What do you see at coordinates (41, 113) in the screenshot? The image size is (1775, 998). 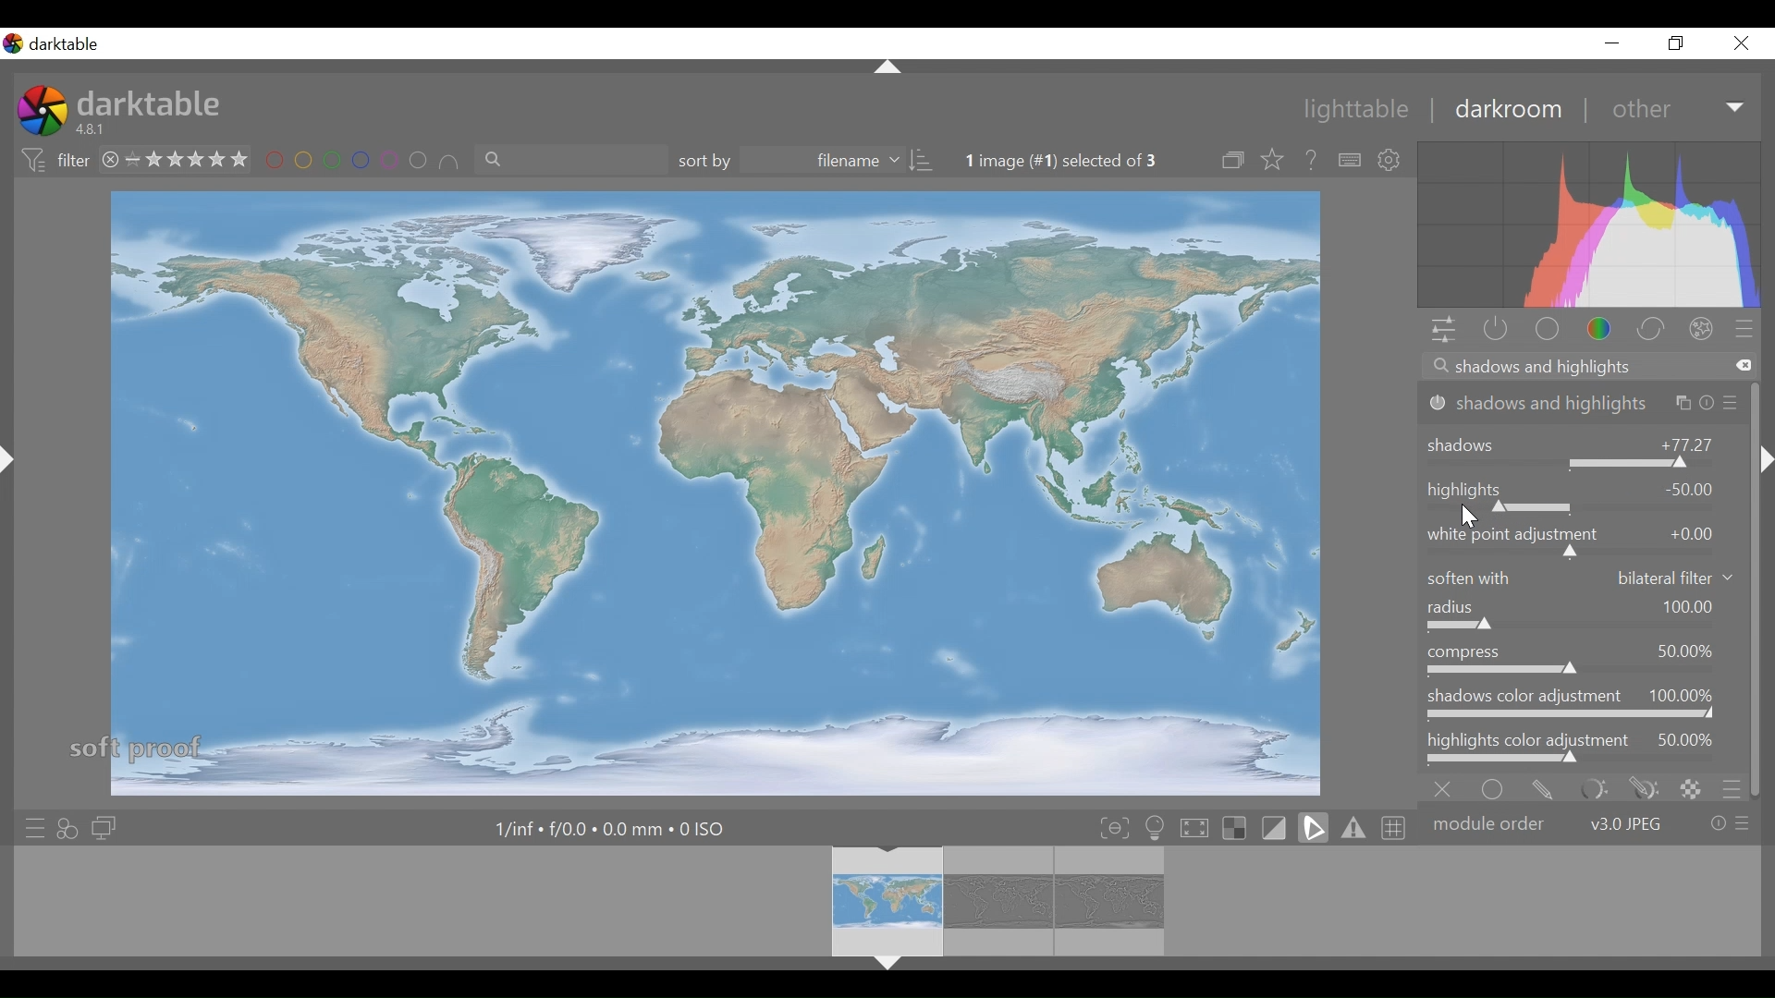 I see `Darktable Desktop Icon` at bounding box center [41, 113].